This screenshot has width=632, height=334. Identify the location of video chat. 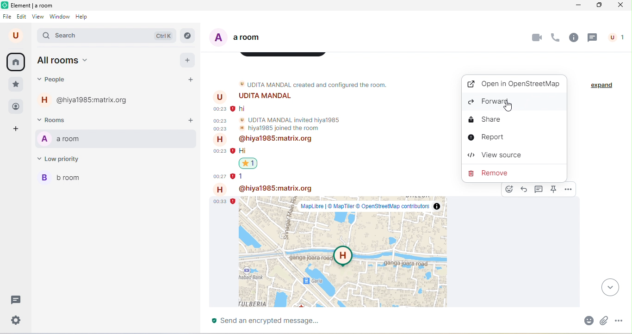
(539, 37).